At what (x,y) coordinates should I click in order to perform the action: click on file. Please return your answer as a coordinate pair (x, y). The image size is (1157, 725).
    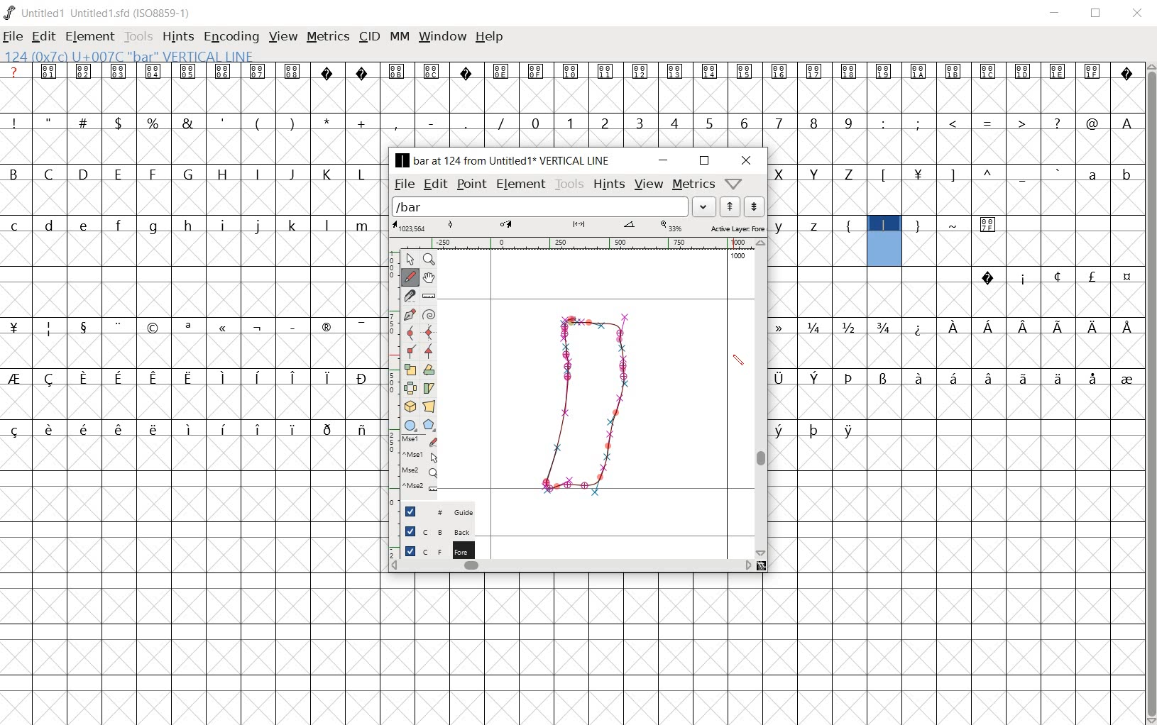
    Looking at the image, I should click on (404, 185).